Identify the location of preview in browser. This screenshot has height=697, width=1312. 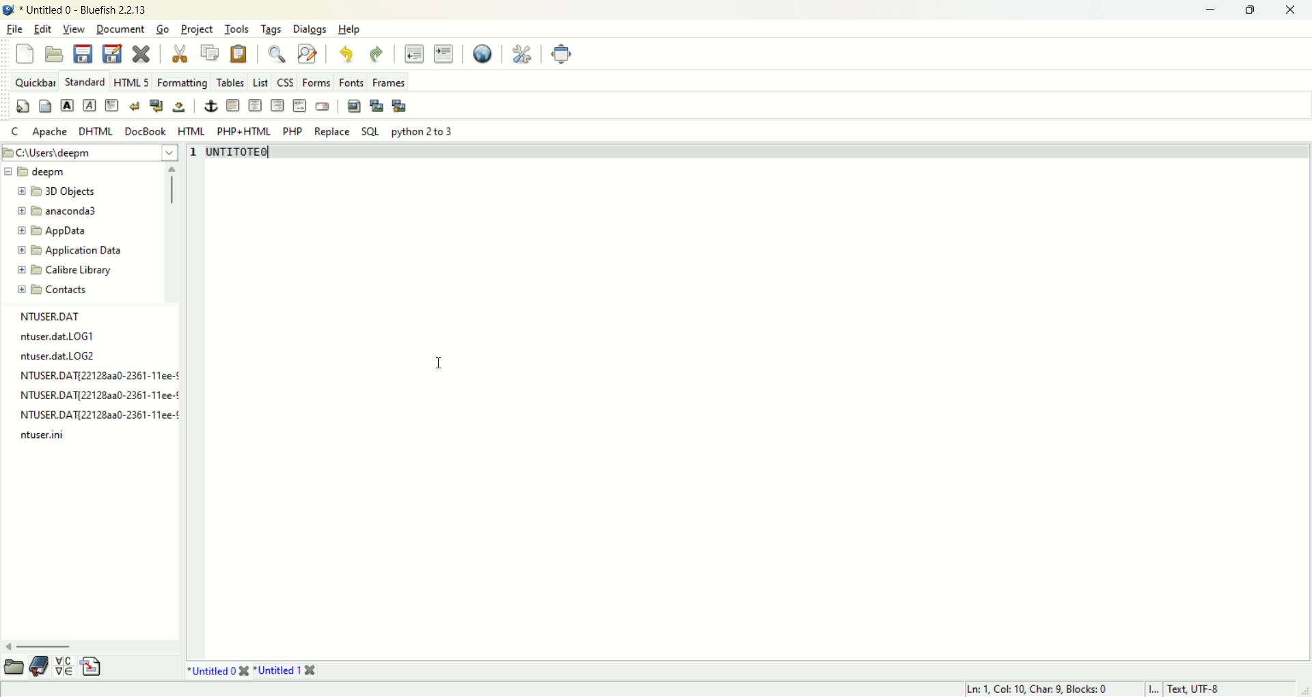
(482, 53).